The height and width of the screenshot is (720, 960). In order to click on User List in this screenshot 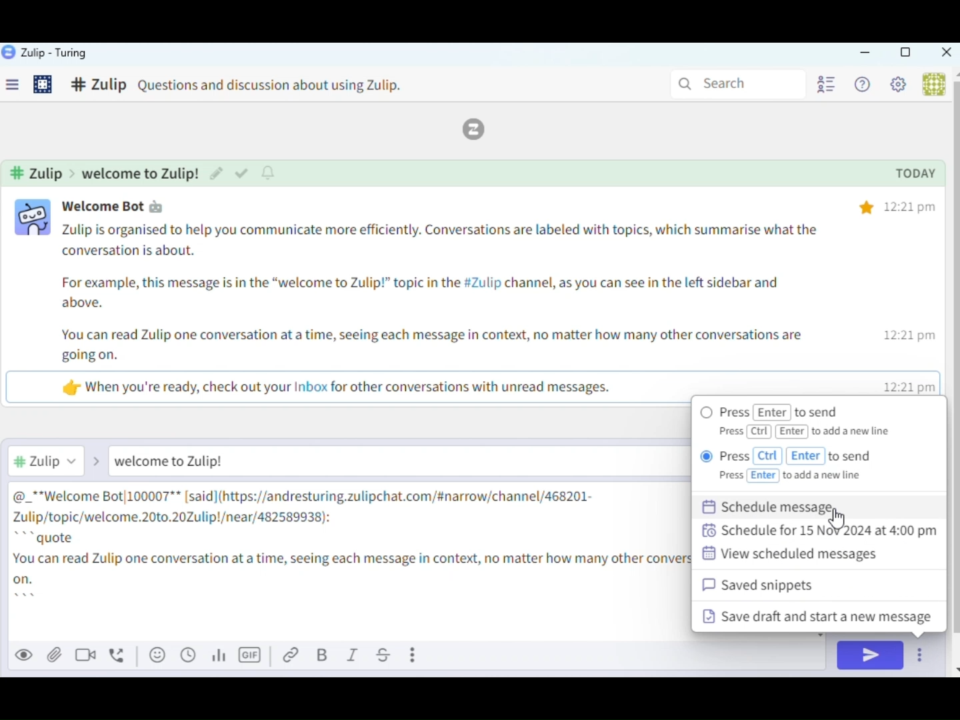, I will do `click(825, 83)`.